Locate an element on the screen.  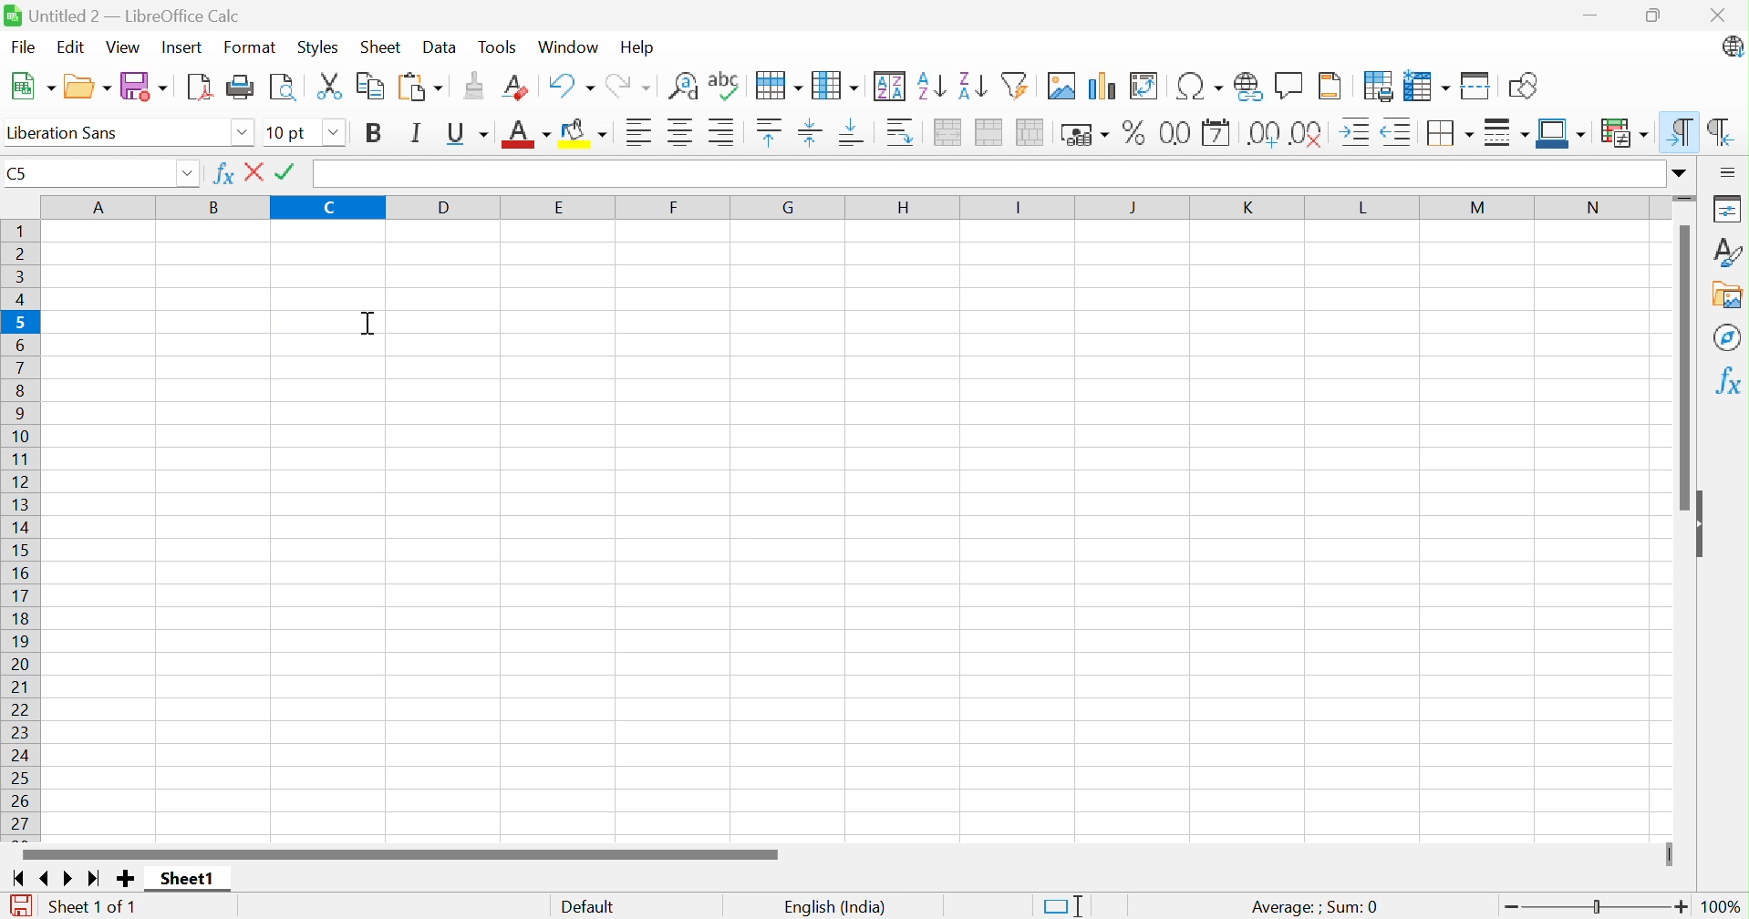
Format is located at coordinates (252, 48).